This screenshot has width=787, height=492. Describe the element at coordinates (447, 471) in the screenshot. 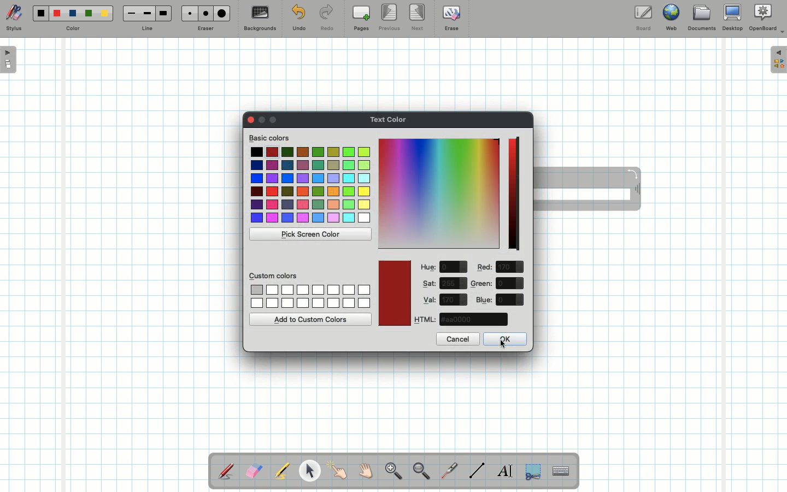

I see `Laser pointer` at that location.